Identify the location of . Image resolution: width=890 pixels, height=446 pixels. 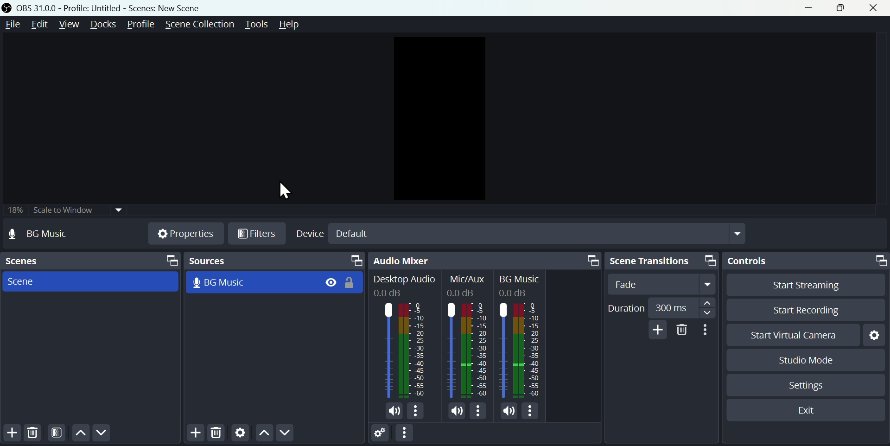
(467, 279).